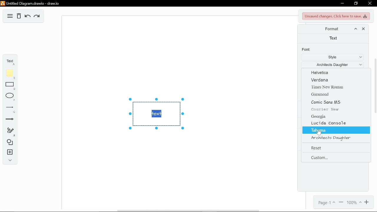 The height and width of the screenshot is (212, 377). I want to click on zoom in, so click(367, 203).